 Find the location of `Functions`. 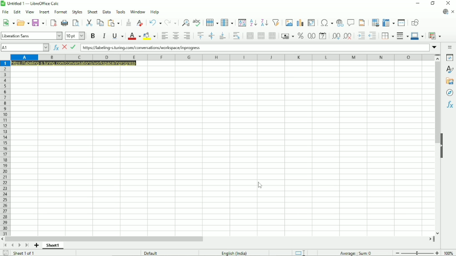

Functions is located at coordinates (450, 105).